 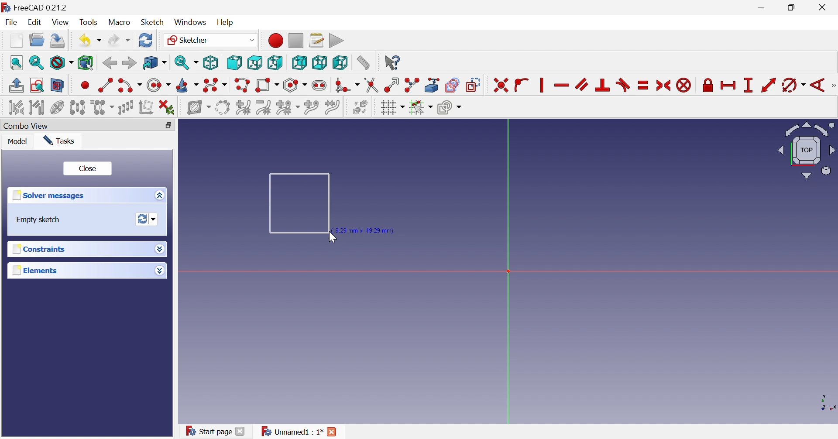 What do you see at coordinates (360, 107) in the screenshot?
I see `Switch virtual space` at bounding box center [360, 107].